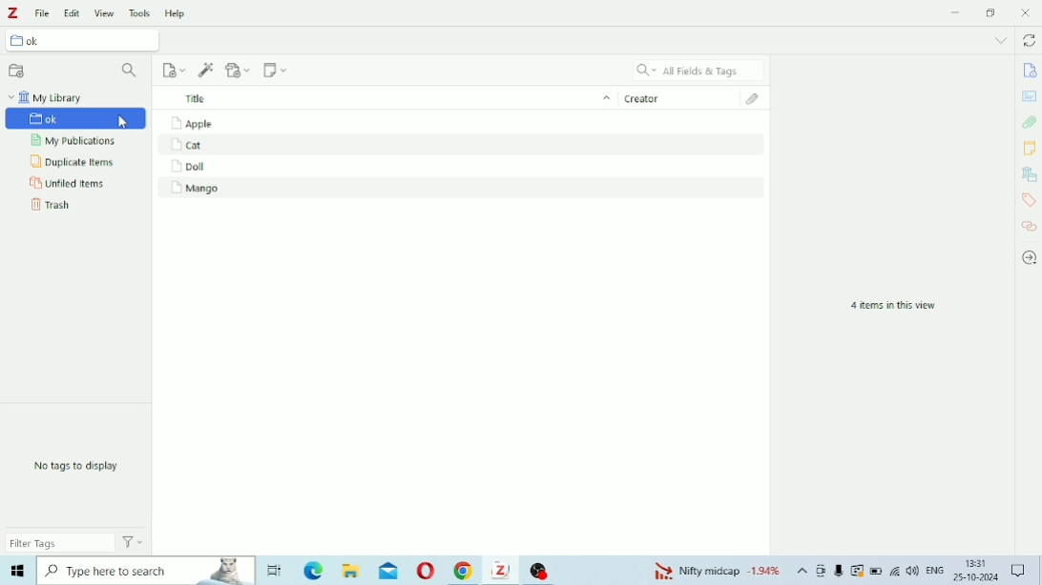 The width and height of the screenshot is (1042, 585). I want to click on ok, so click(83, 39).